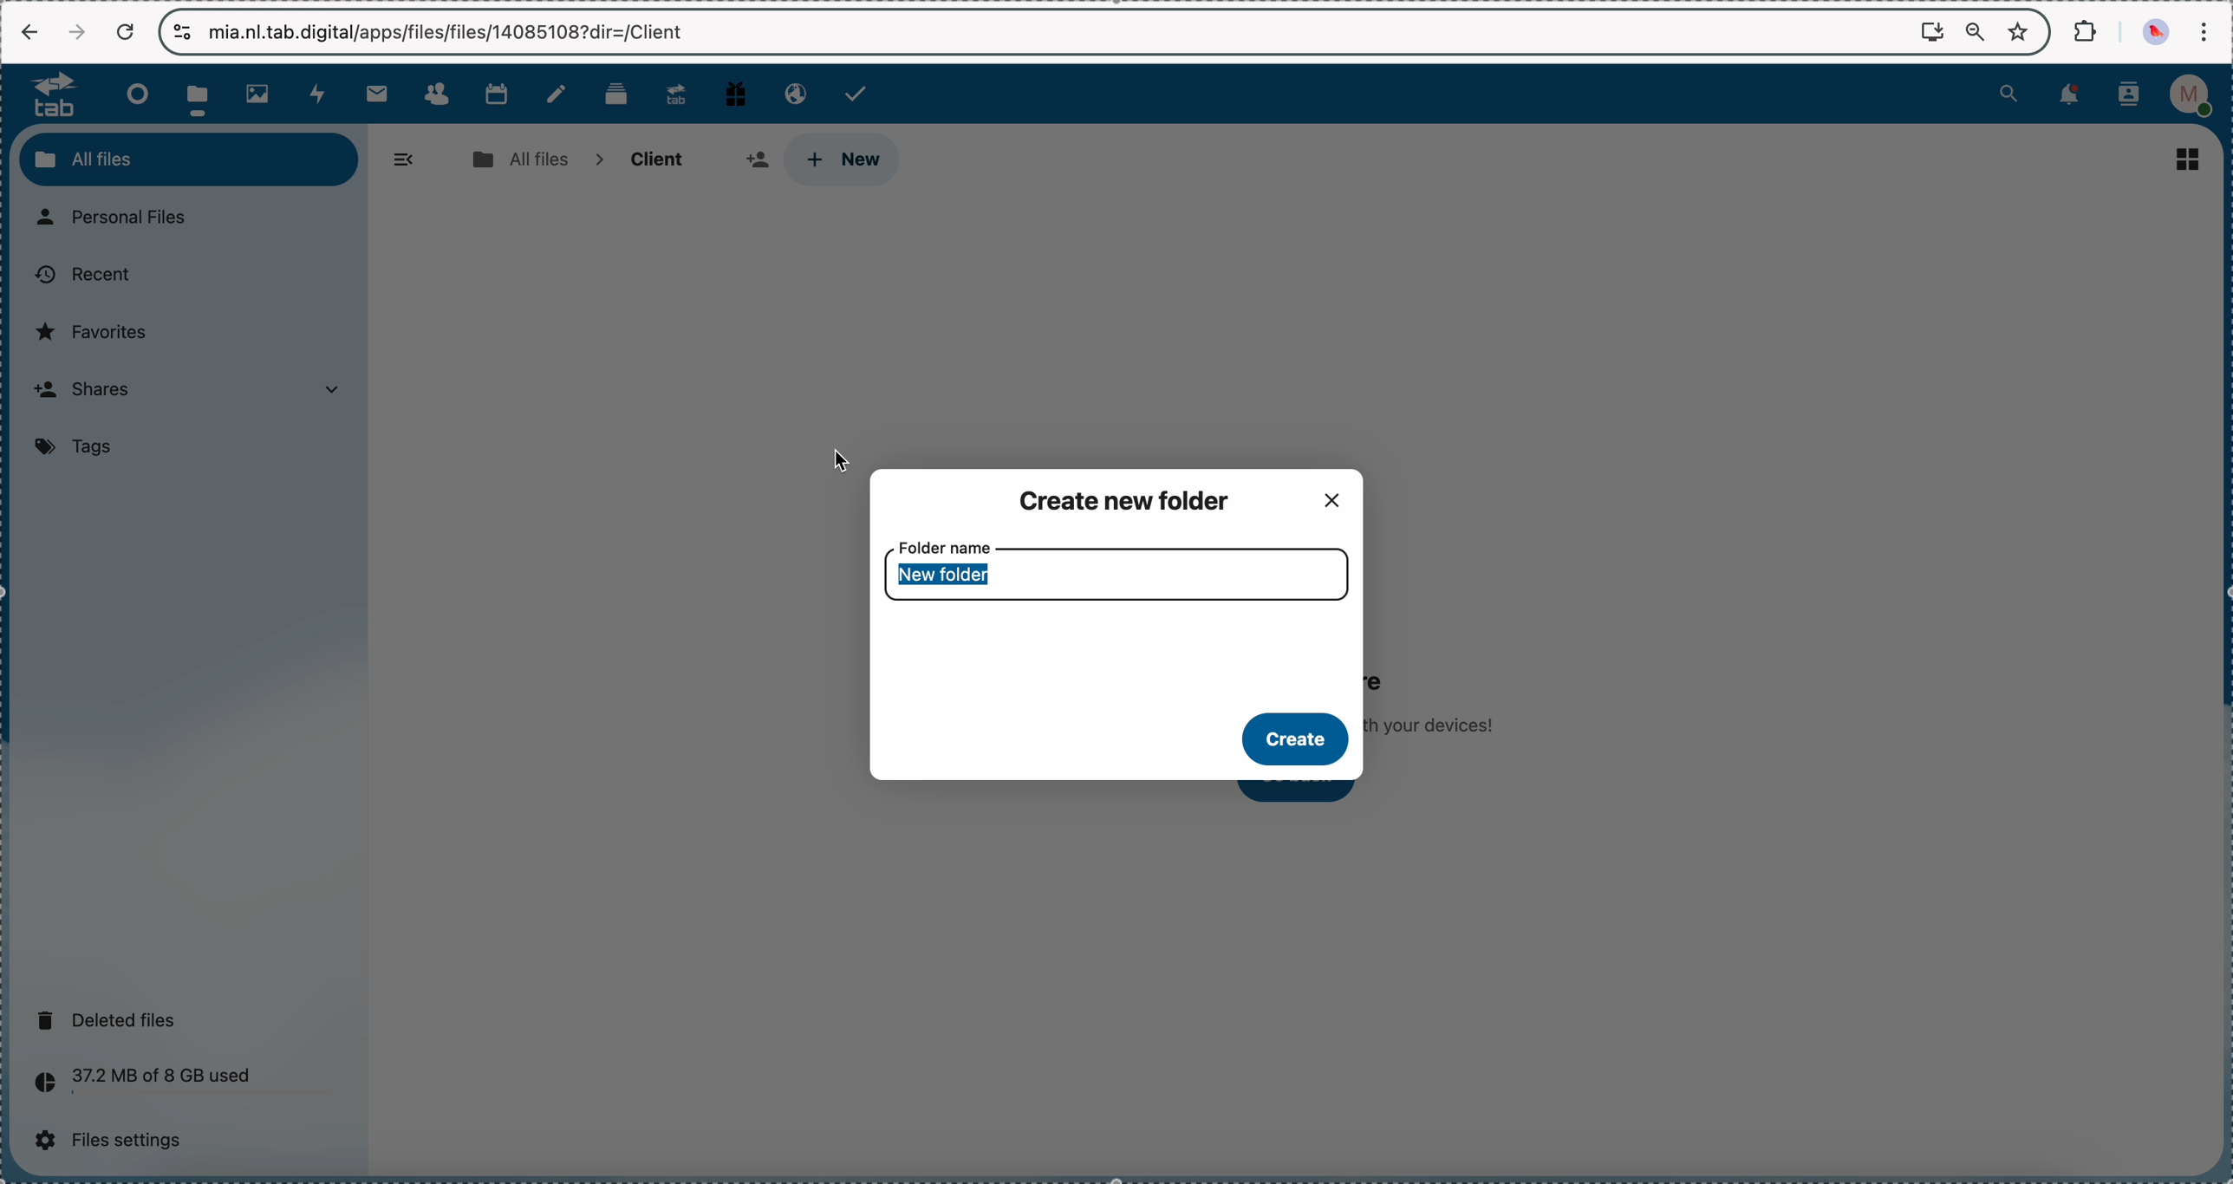 Image resolution: width=2233 pixels, height=1184 pixels. Describe the element at coordinates (2008, 92) in the screenshot. I see `search` at that location.